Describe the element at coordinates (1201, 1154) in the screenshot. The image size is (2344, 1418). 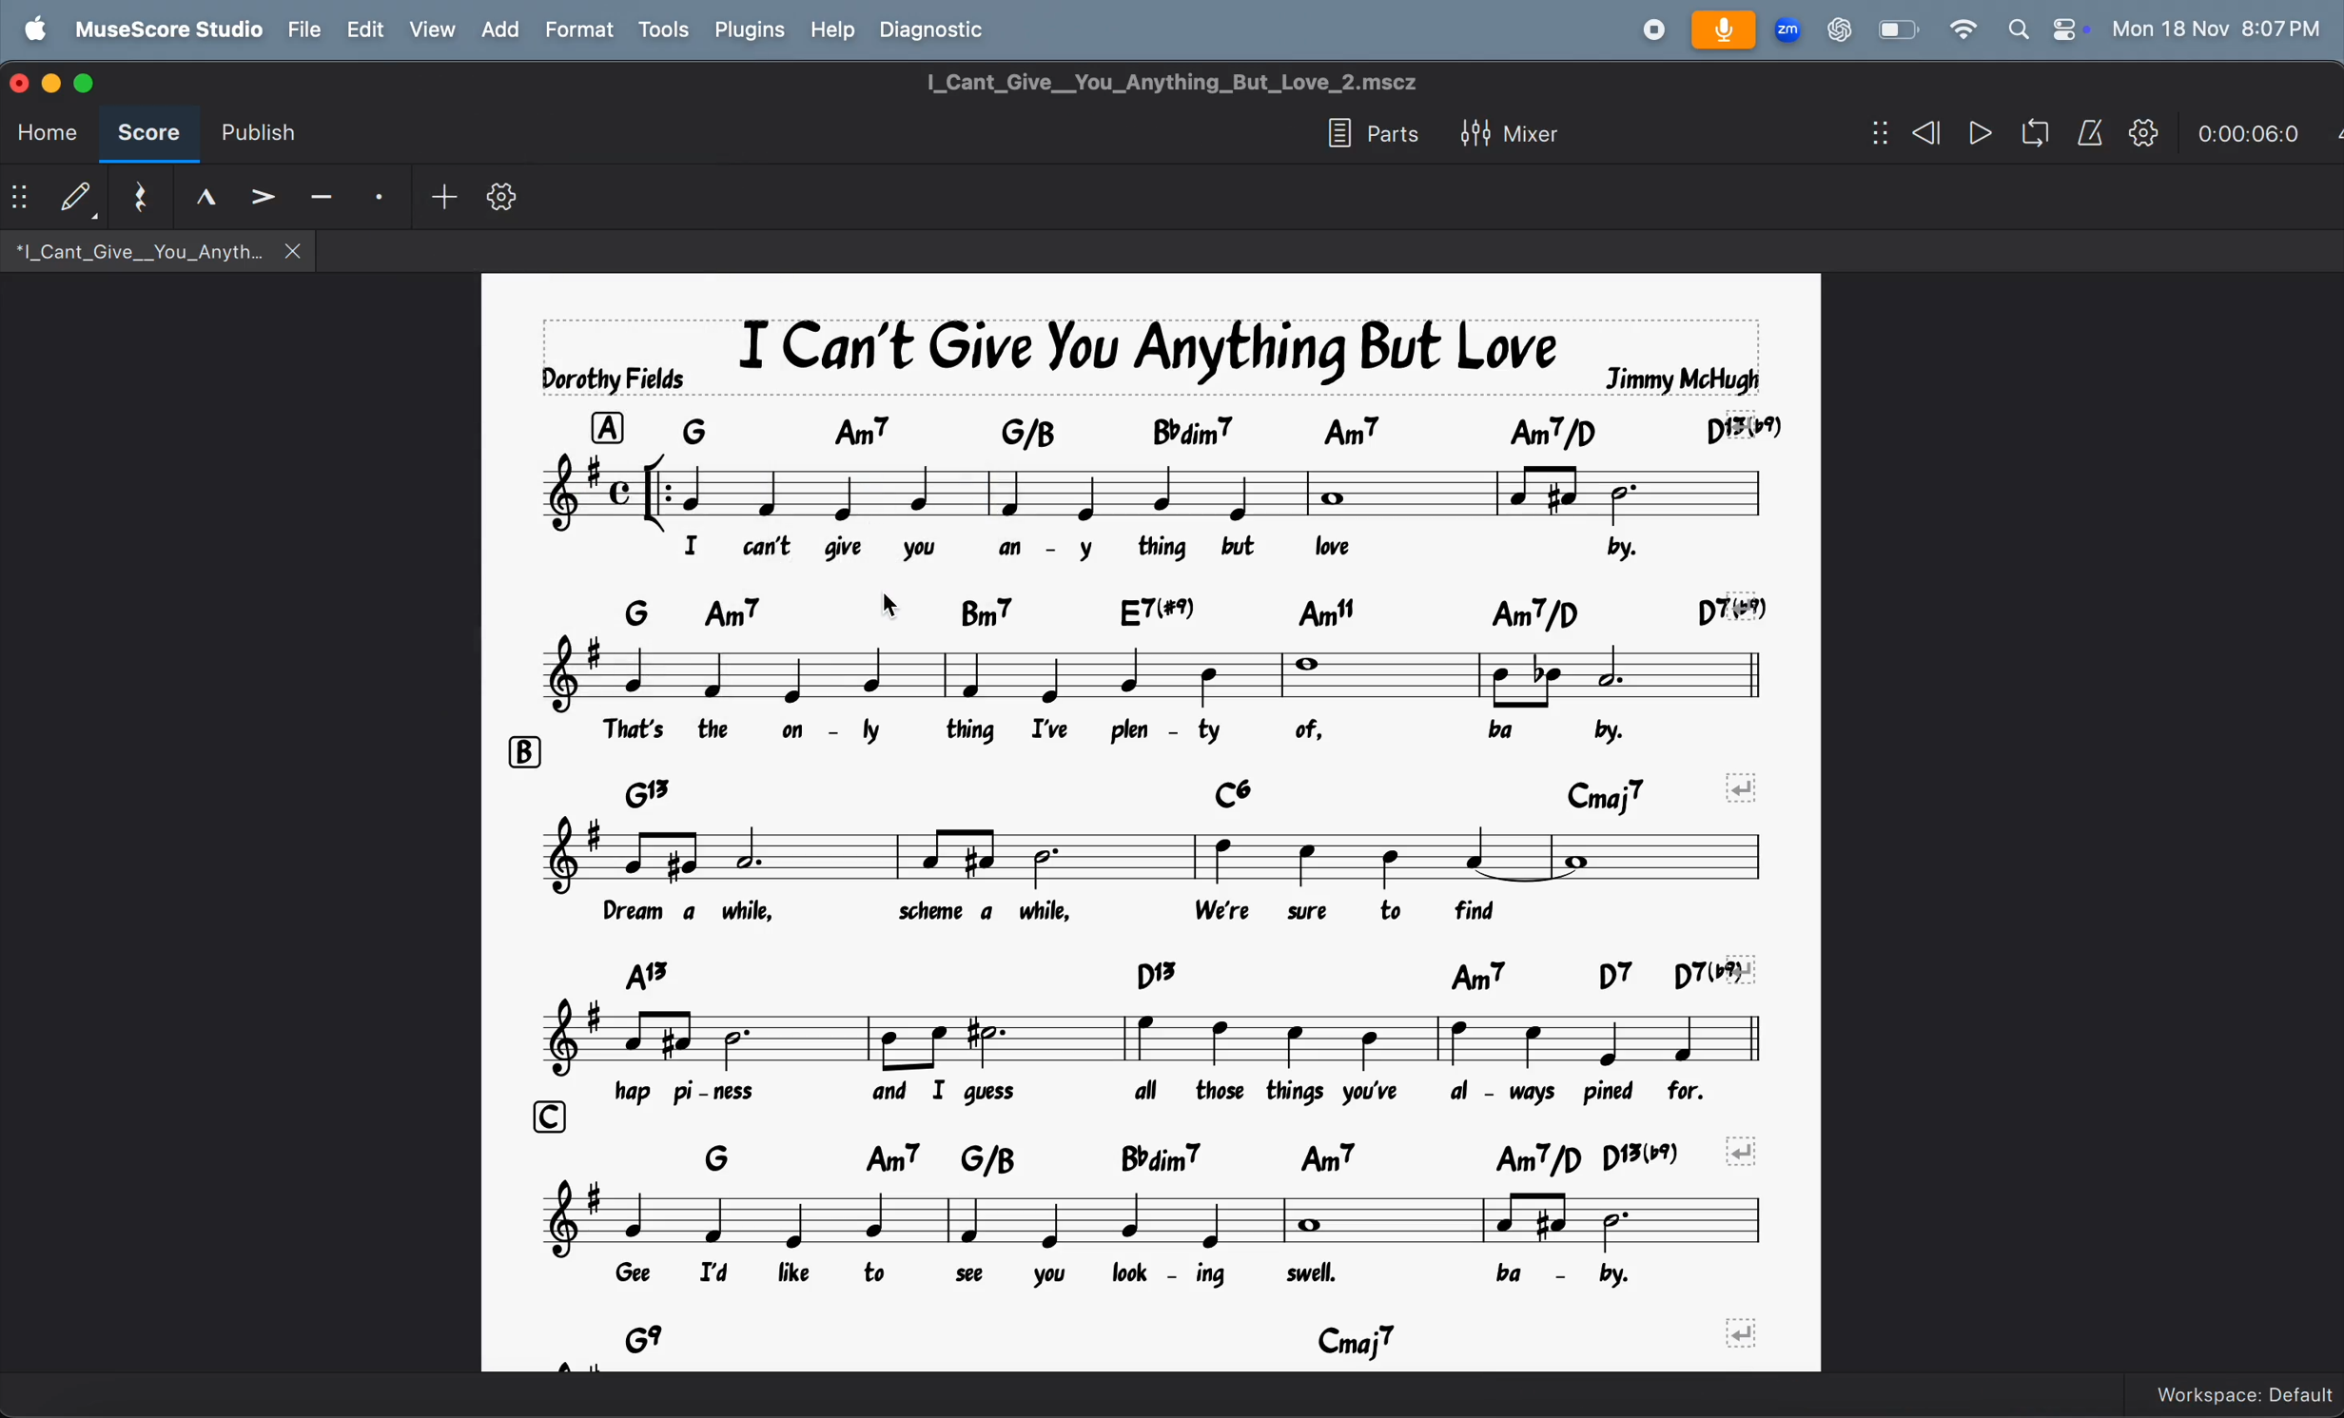
I see `chord symbols` at that location.